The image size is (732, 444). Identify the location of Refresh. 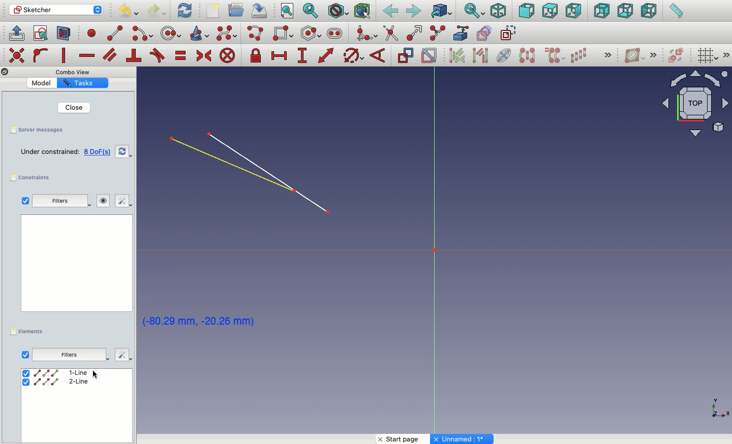
(122, 152).